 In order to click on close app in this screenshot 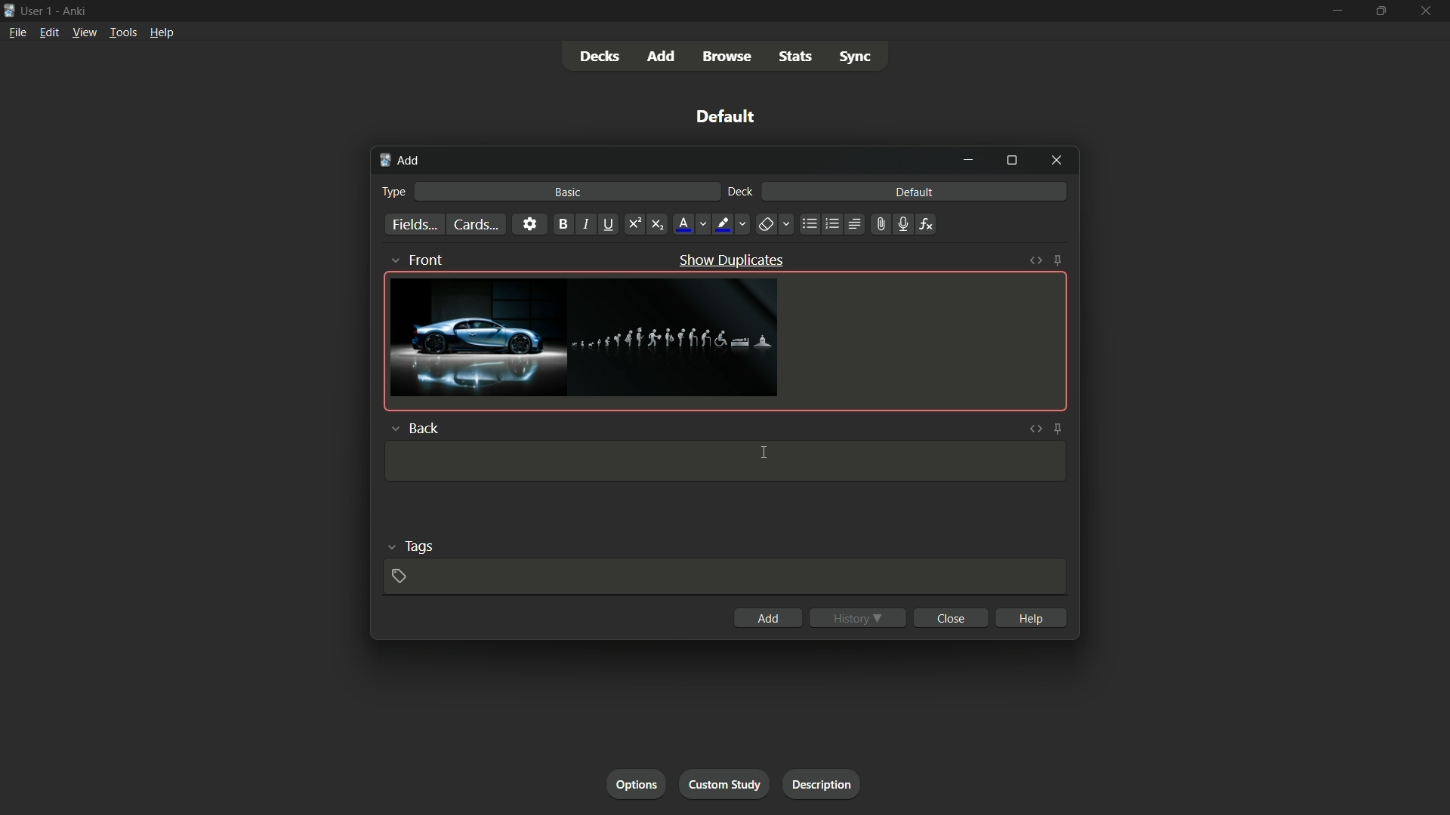, I will do `click(1428, 11)`.